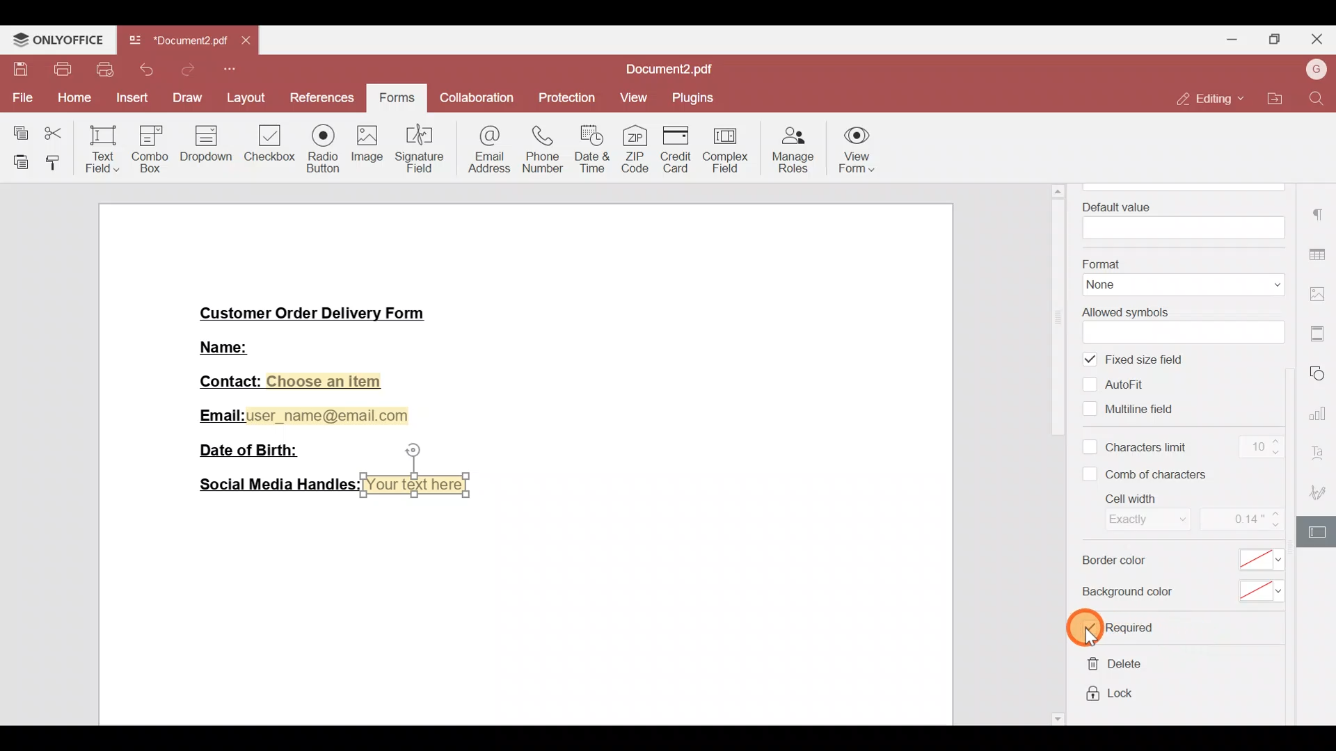 This screenshot has height=751, width=1336. I want to click on Print file, so click(61, 70).